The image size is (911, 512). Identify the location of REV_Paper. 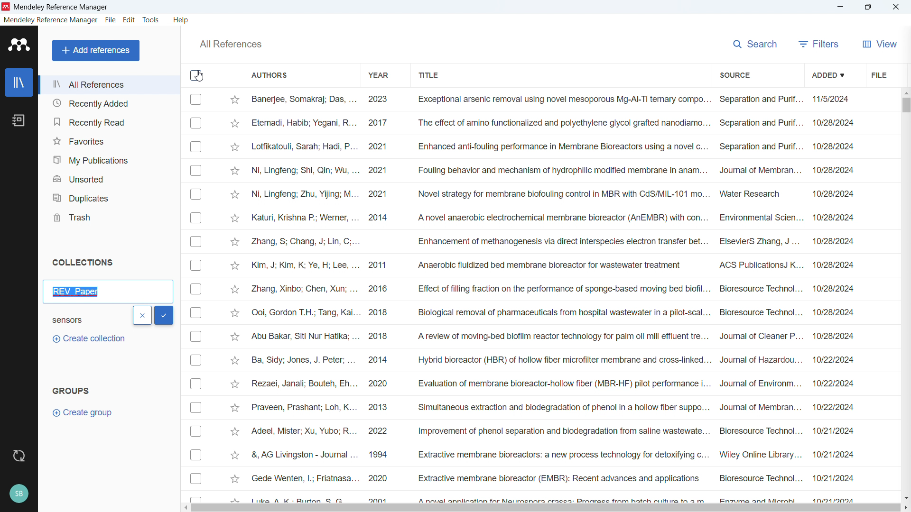
(76, 291).